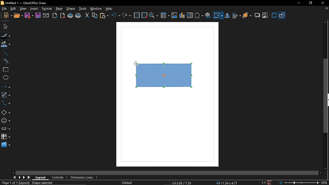 This screenshot has height=185, width=329. What do you see at coordinates (298, 3) in the screenshot?
I see `minimize` at bounding box center [298, 3].